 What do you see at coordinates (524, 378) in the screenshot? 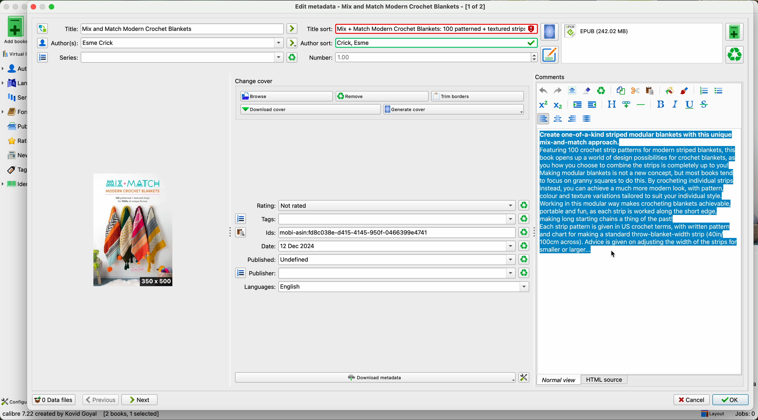
I see `change how calibre downloads metadata` at bounding box center [524, 378].